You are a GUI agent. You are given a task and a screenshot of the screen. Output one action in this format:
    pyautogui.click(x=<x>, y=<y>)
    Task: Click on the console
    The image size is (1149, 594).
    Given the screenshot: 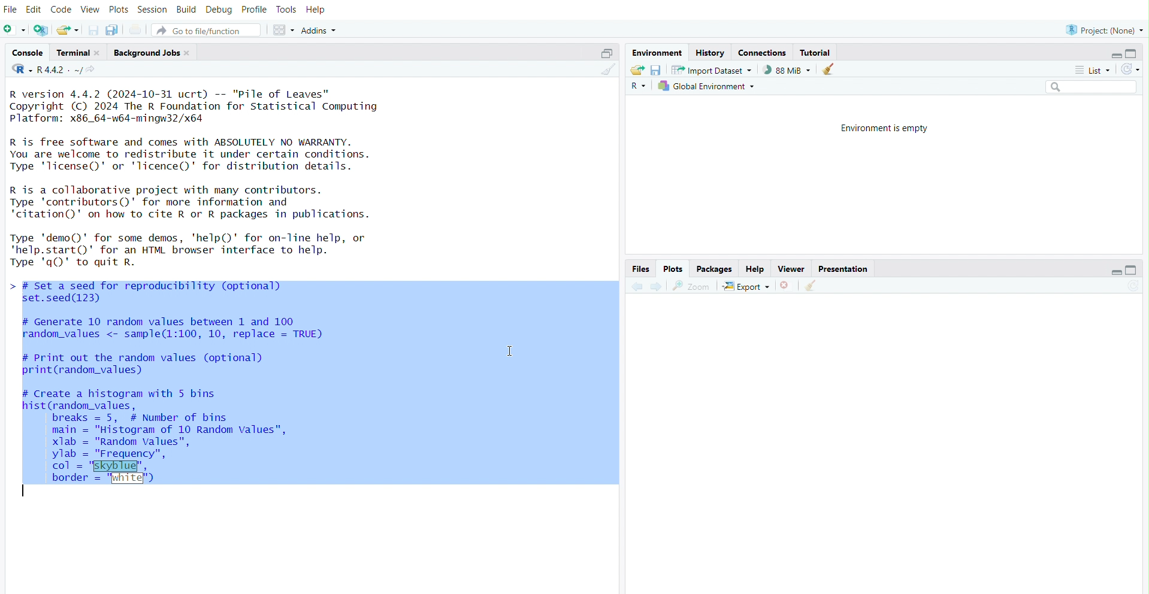 What is the action you would take?
    pyautogui.click(x=23, y=51)
    